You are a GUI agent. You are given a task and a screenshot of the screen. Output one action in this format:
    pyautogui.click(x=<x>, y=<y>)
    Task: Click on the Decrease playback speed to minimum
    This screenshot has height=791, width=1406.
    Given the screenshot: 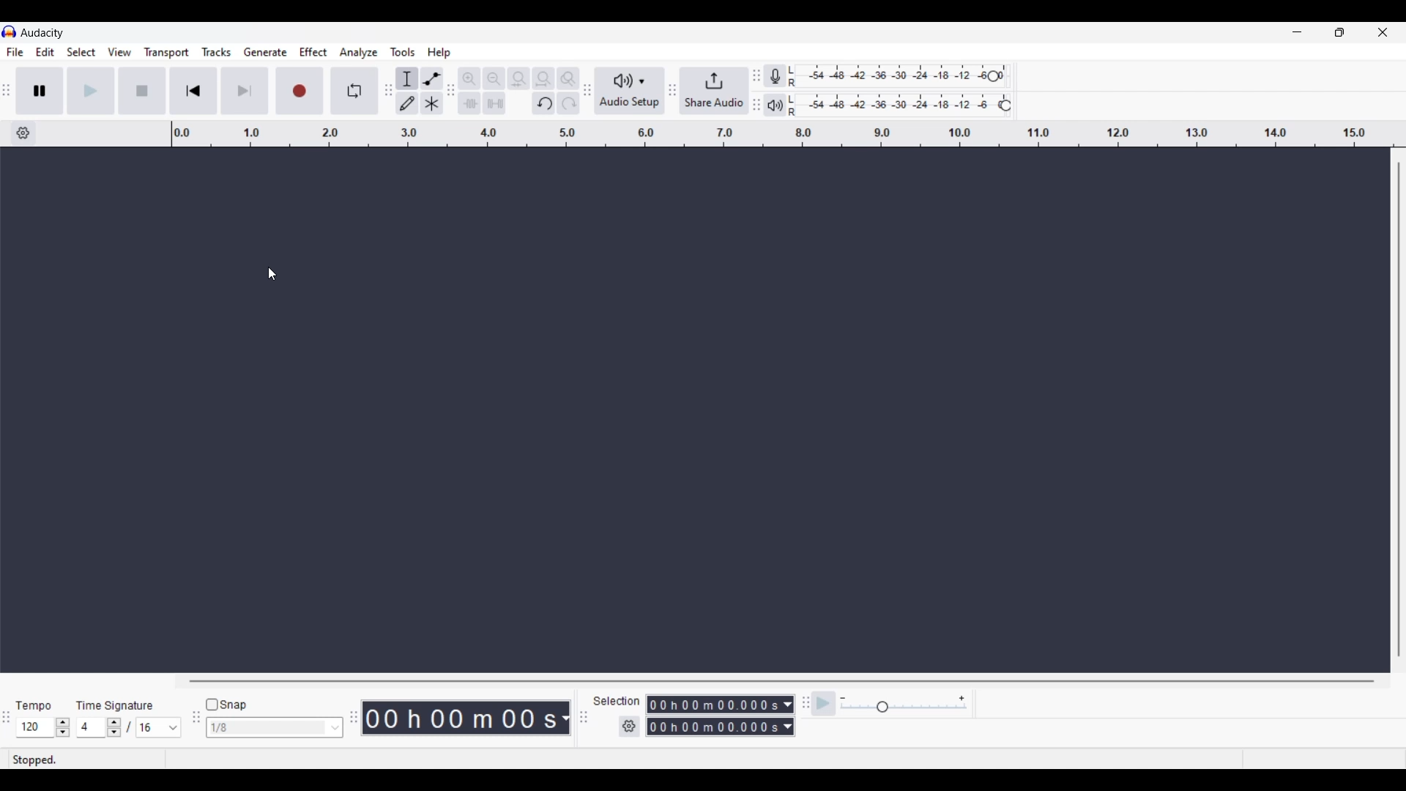 What is the action you would take?
    pyautogui.click(x=843, y=699)
    